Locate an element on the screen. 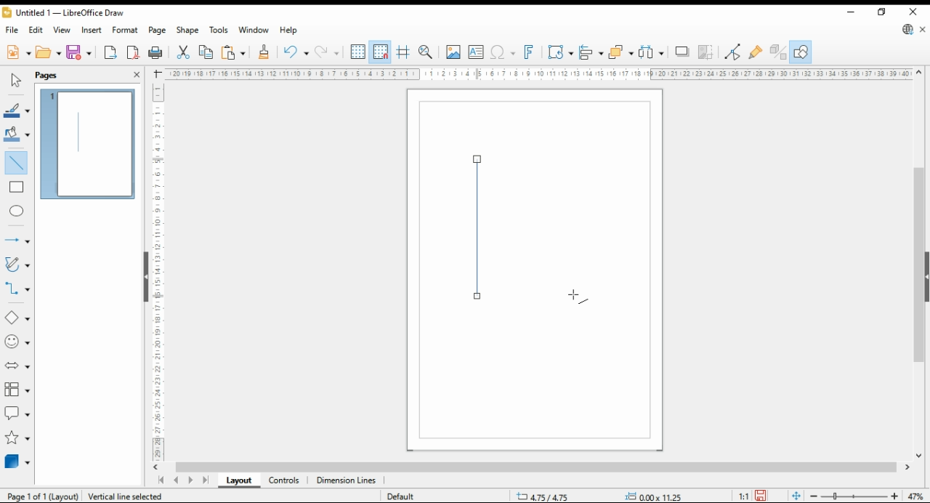 The width and height of the screenshot is (930, 503). snap to grid is located at coordinates (380, 52).